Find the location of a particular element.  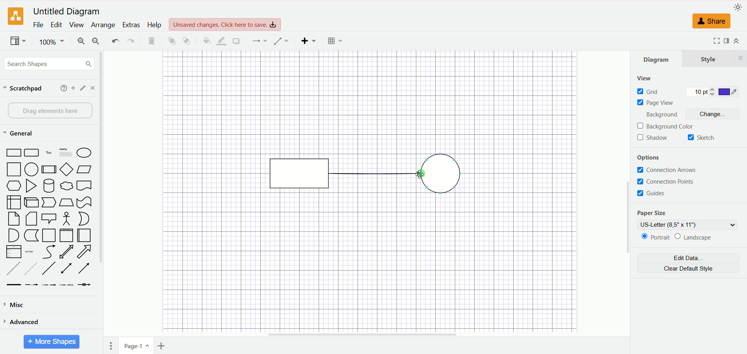

view is located at coordinates (77, 24).